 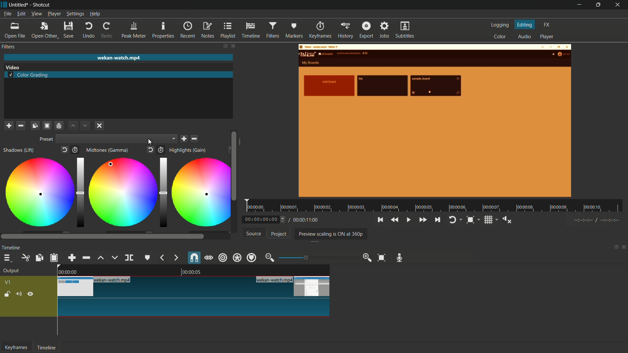 I want to click on adjustment bar, so click(x=80, y=193).